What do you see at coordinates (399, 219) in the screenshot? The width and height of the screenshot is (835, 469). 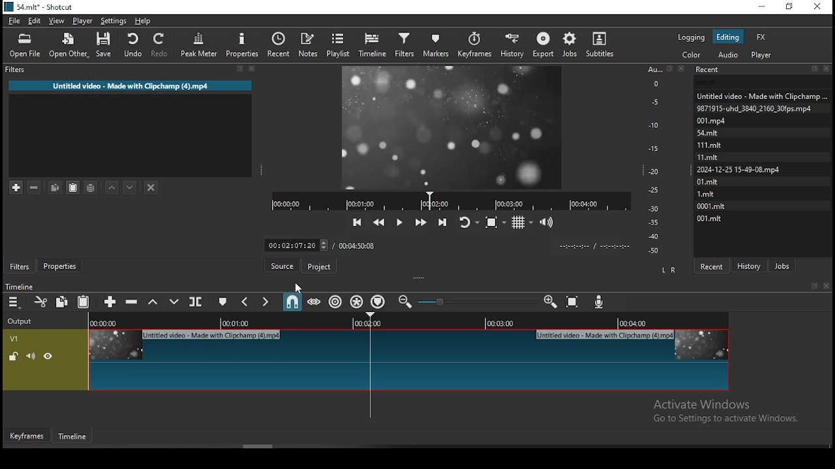 I see `play/pause` at bounding box center [399, 219].